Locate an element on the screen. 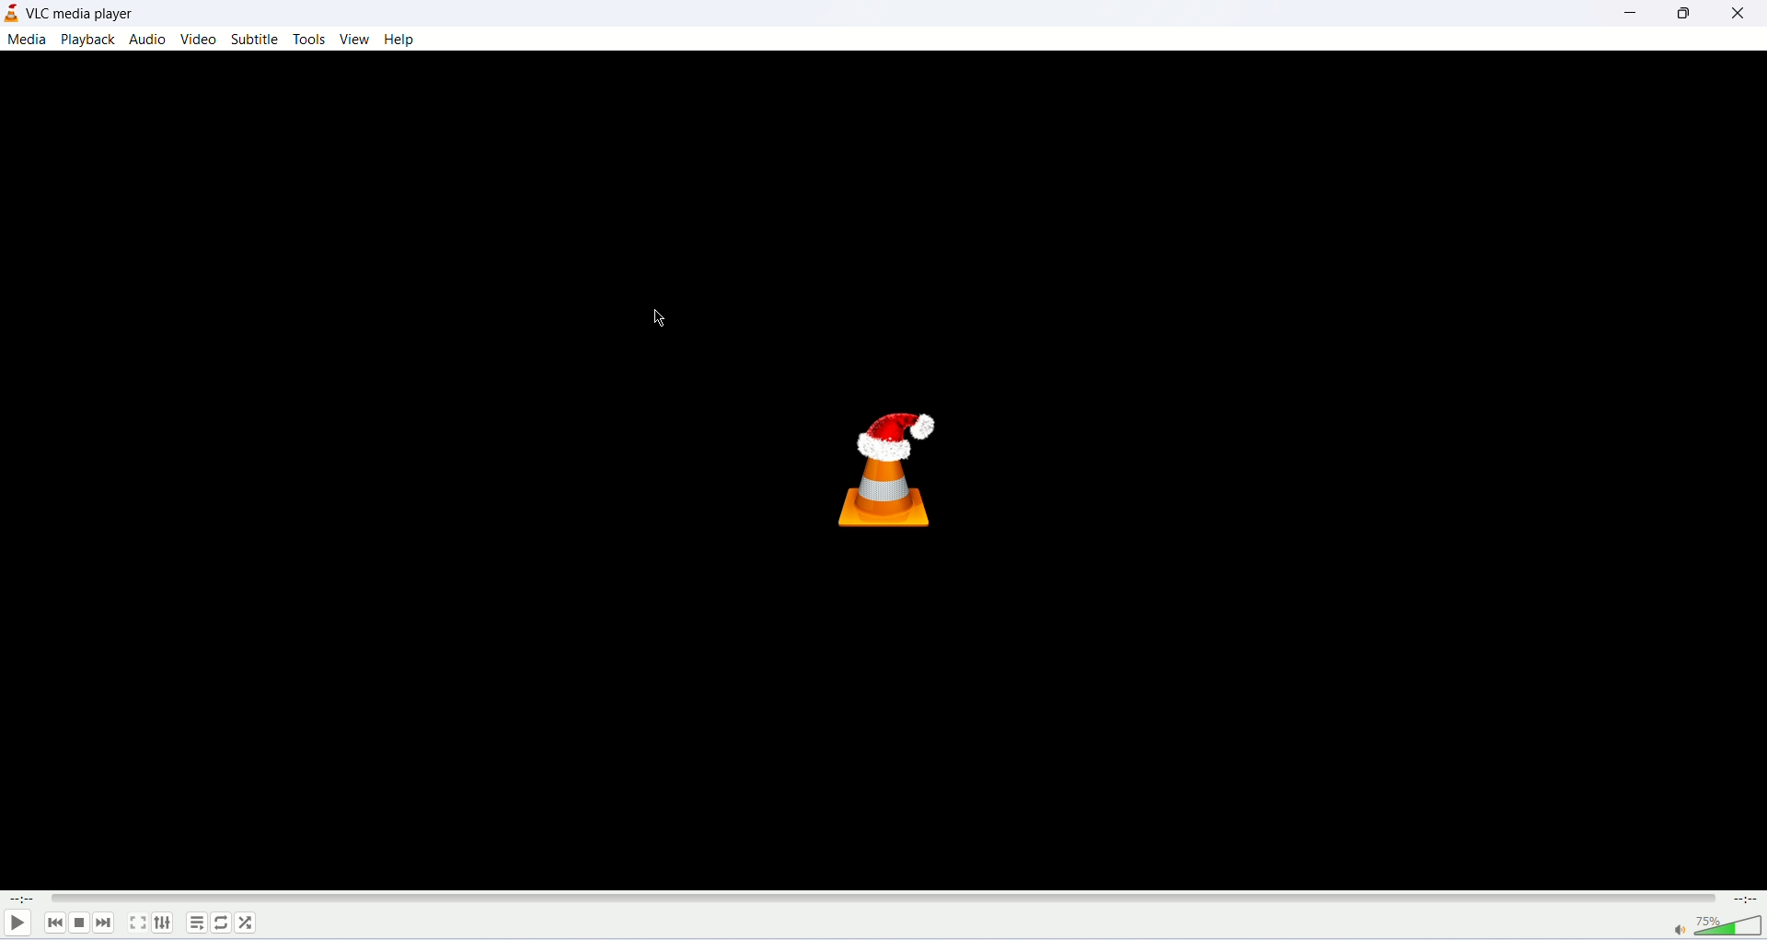 This screenshot has width=1767, height=940. close is located at coordinates (1738, 16).